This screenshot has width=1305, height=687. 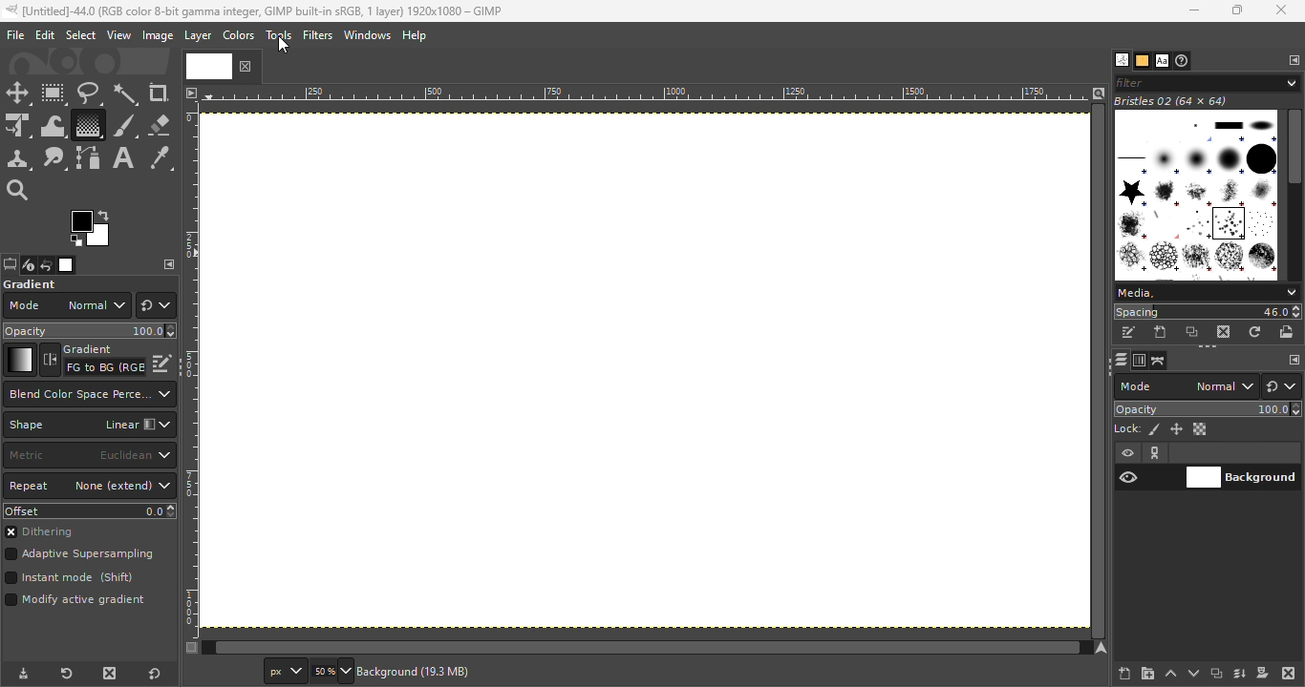 I want to click on untitled -36.0 (rgb color 8-bit gamma integer , gimp built in stgb, 1 layer) 1174x788 - gimp, so click(x=253, y=10).